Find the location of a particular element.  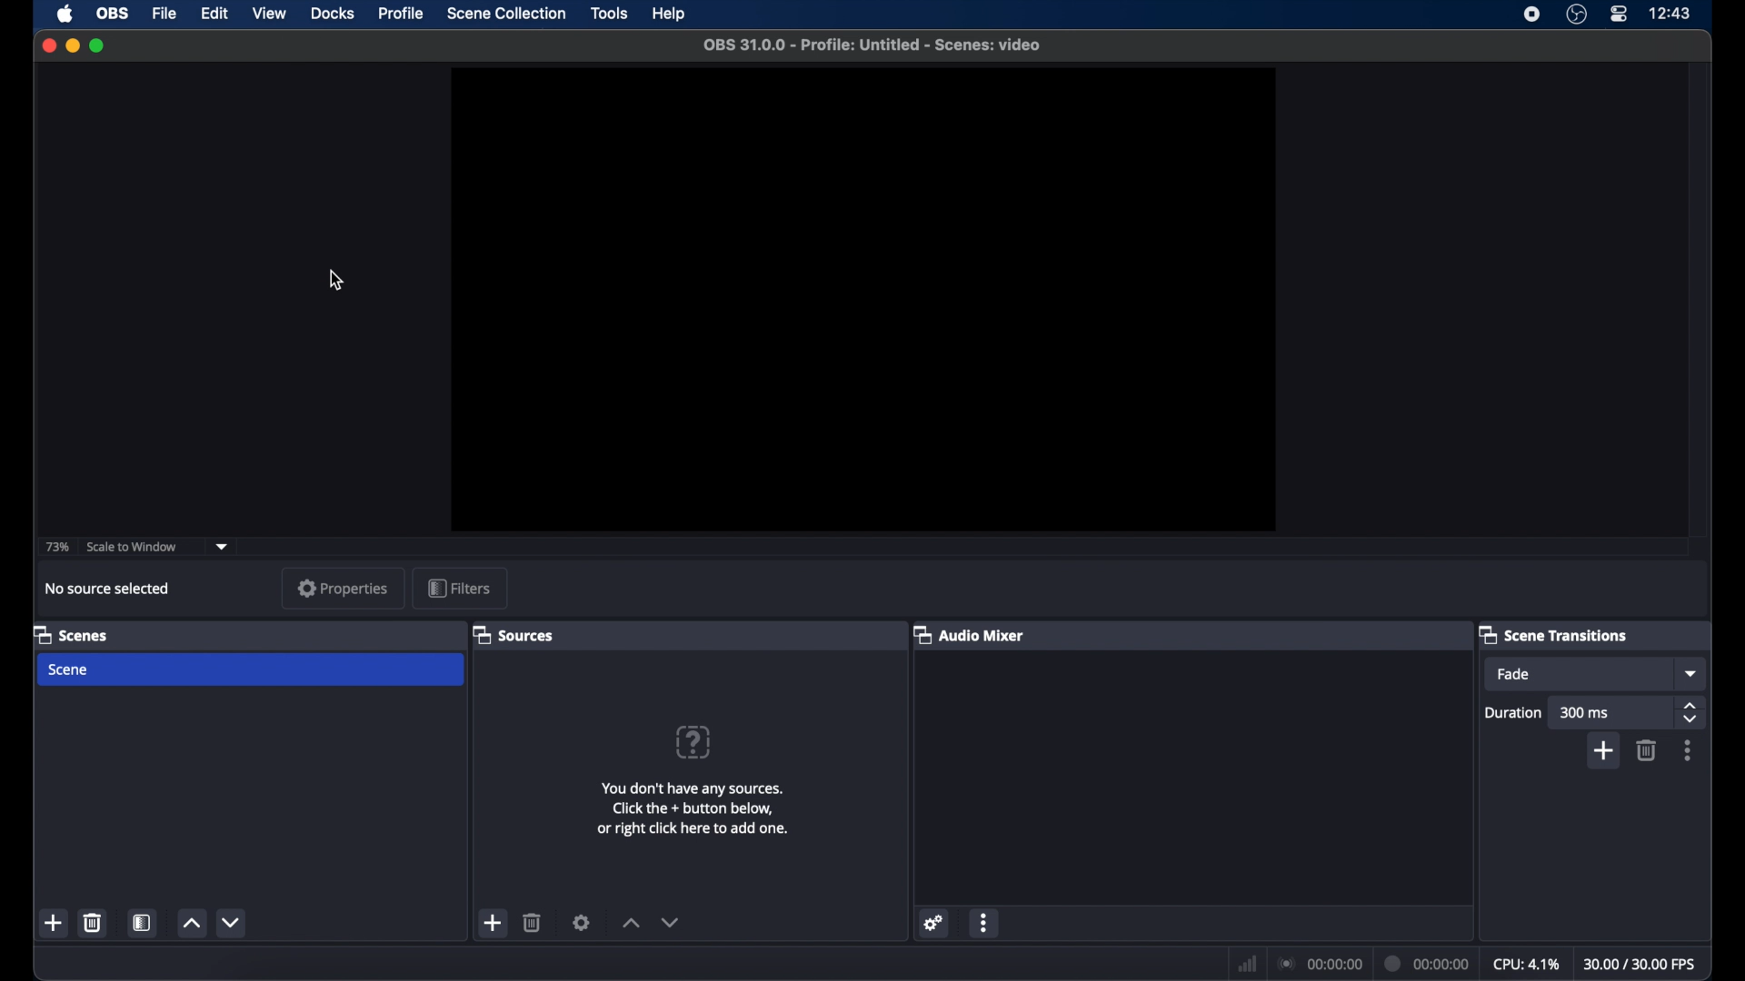

tools is located at coordinates (610, 13).